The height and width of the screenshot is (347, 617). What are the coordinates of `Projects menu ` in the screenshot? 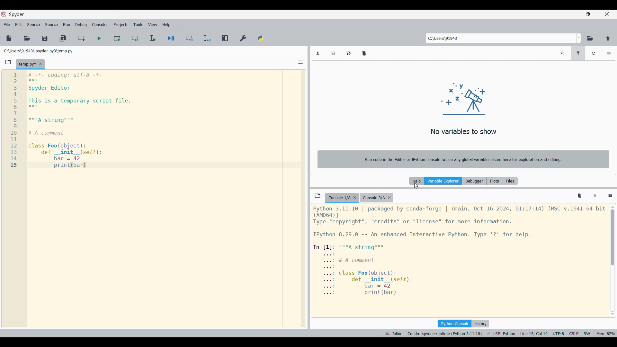 It's located at (121, 25).